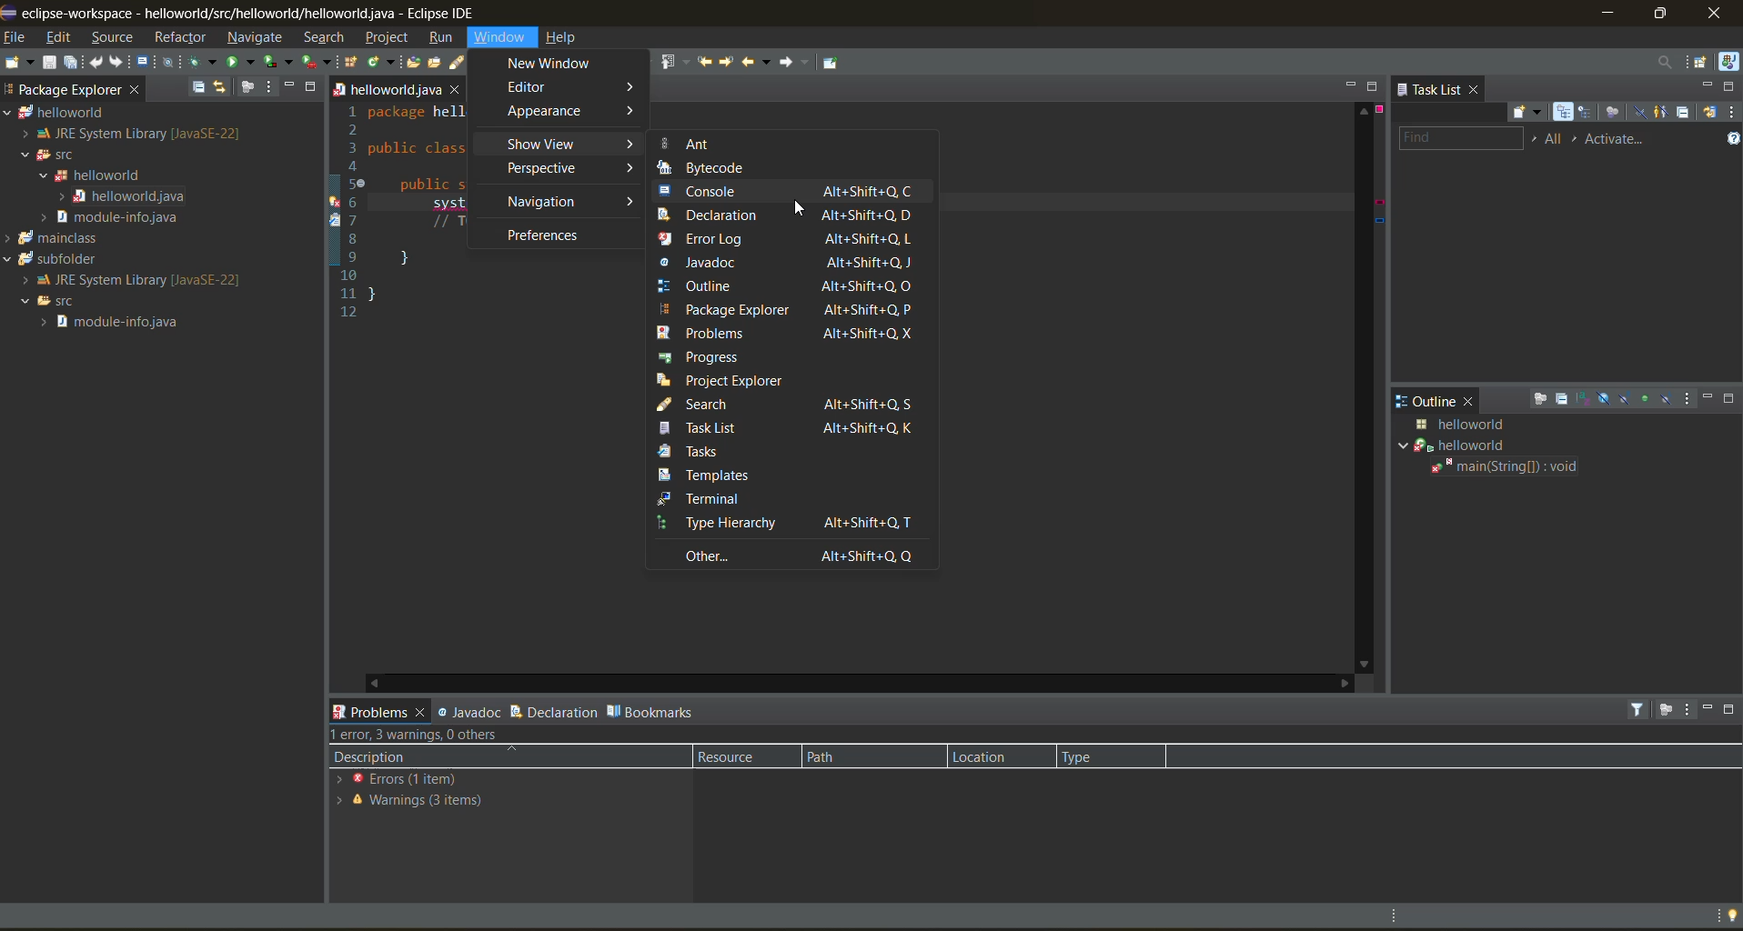 The height and width of the screenshot is (931, 1743). Describe the element at coordinates (671, 710) in the screenshot. I see `bookmarks` at that location.